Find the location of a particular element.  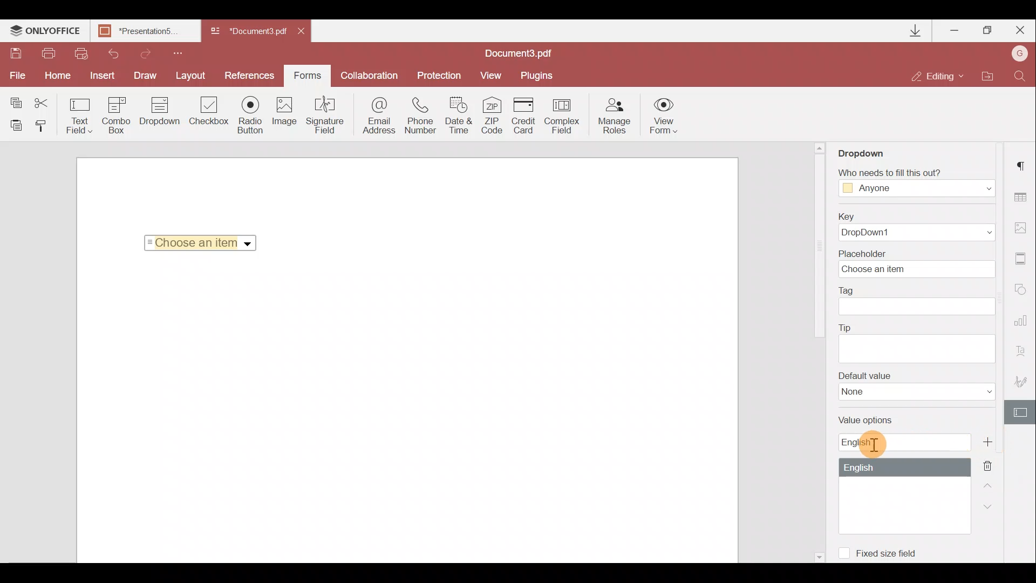

Choose an item  is located at coordinates (204, 241).